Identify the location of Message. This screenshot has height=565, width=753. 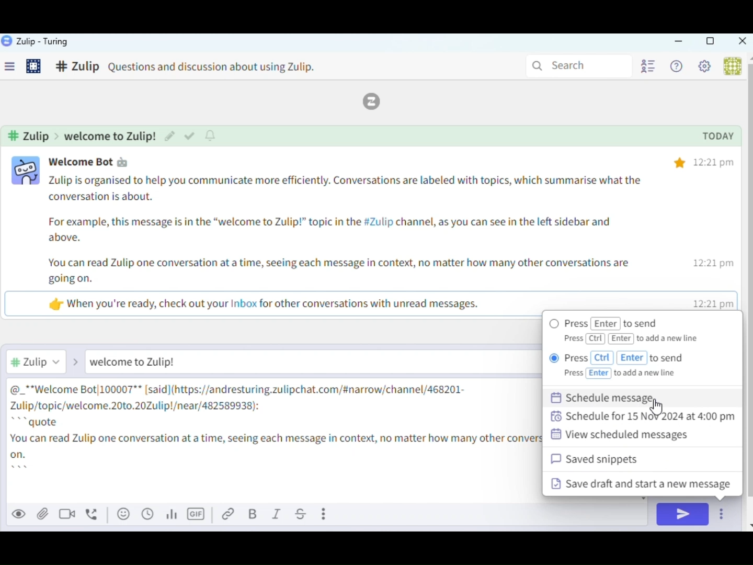
(298, 362).